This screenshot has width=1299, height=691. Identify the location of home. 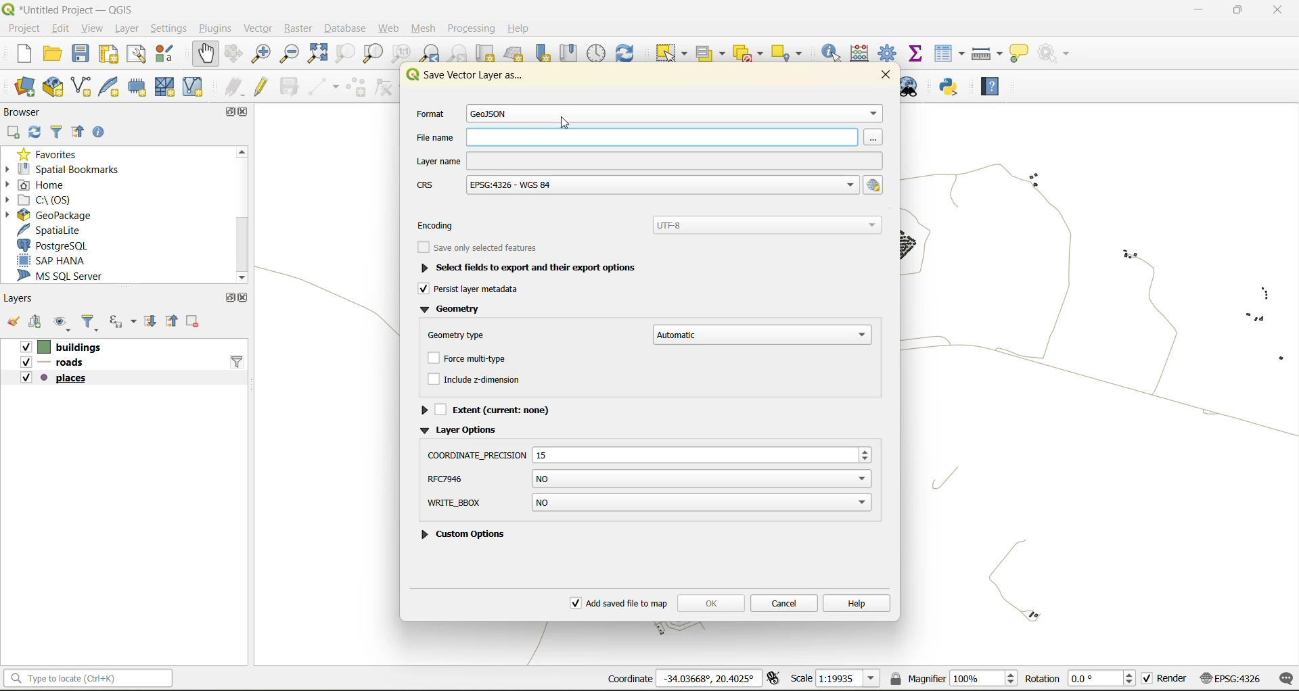
(50, 185).